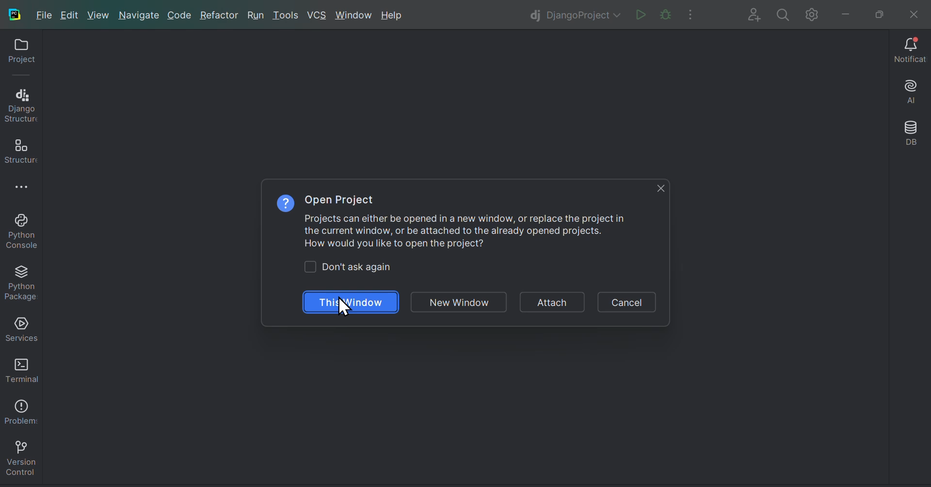 The height and width of the screenshot is (487, 931). What do you see at coordinates (20, 148) in the screenshot?
I see `Structures` at bounding box center [20, 148].